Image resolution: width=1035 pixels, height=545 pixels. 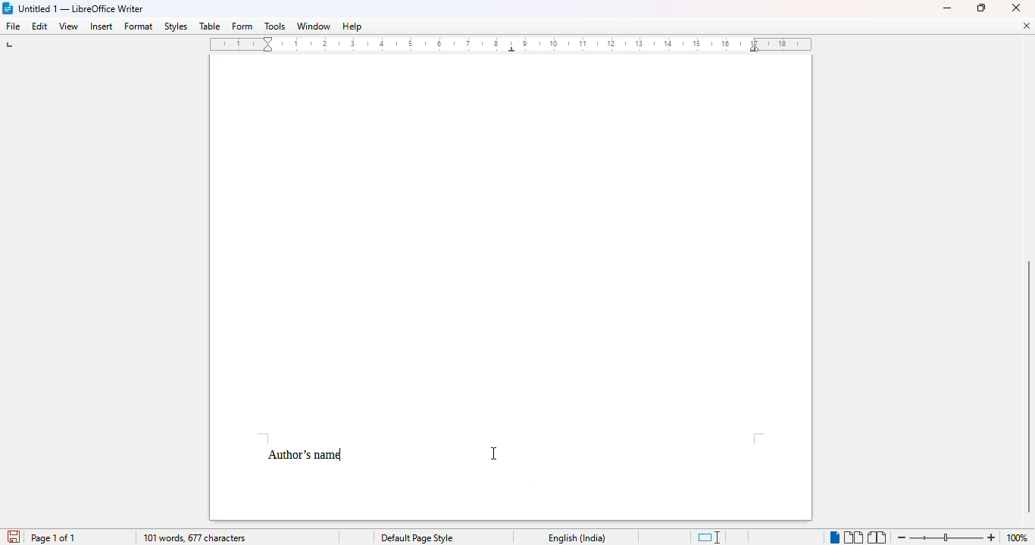 What do you see at coordinates (53, 537) in the screenshot?
I see `page 1 of 1` at bounding box center [53, 537].